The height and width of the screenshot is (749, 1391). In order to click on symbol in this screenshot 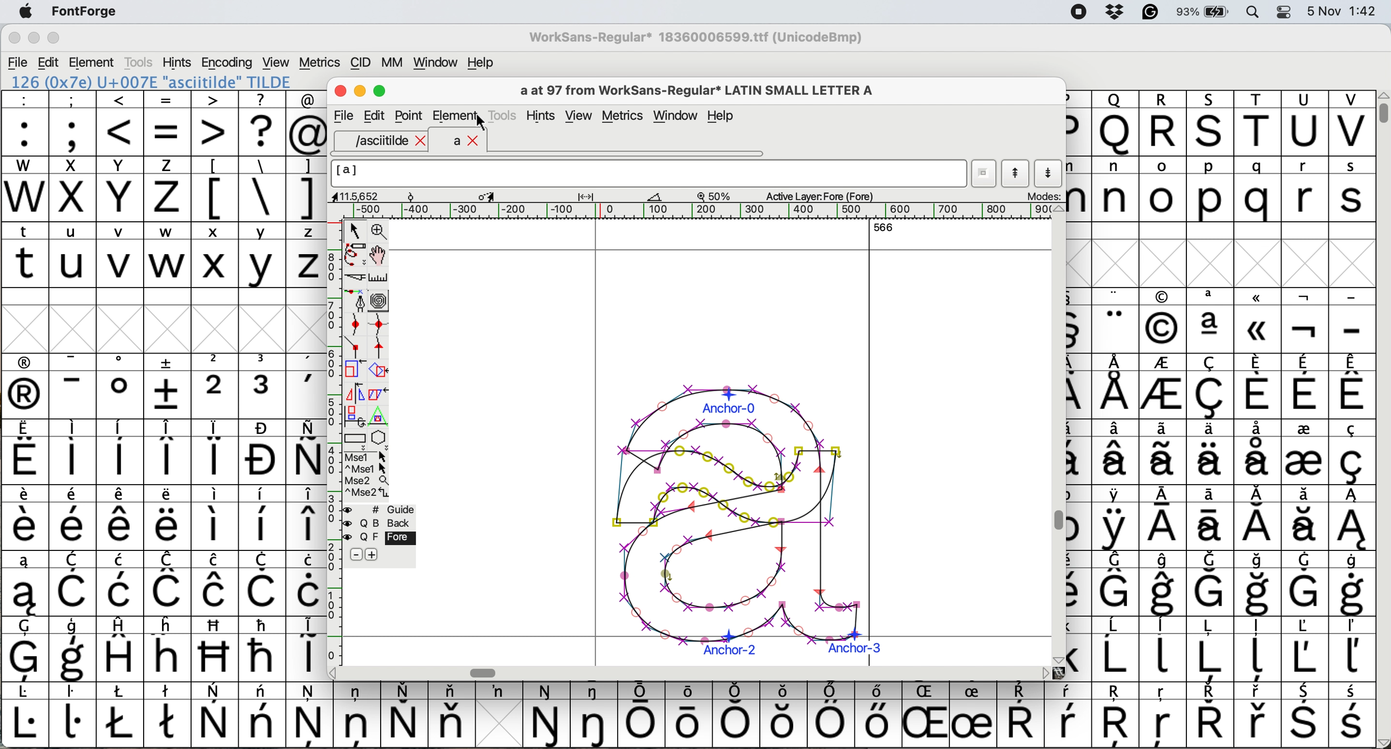, I will do `click(739, 714)`.